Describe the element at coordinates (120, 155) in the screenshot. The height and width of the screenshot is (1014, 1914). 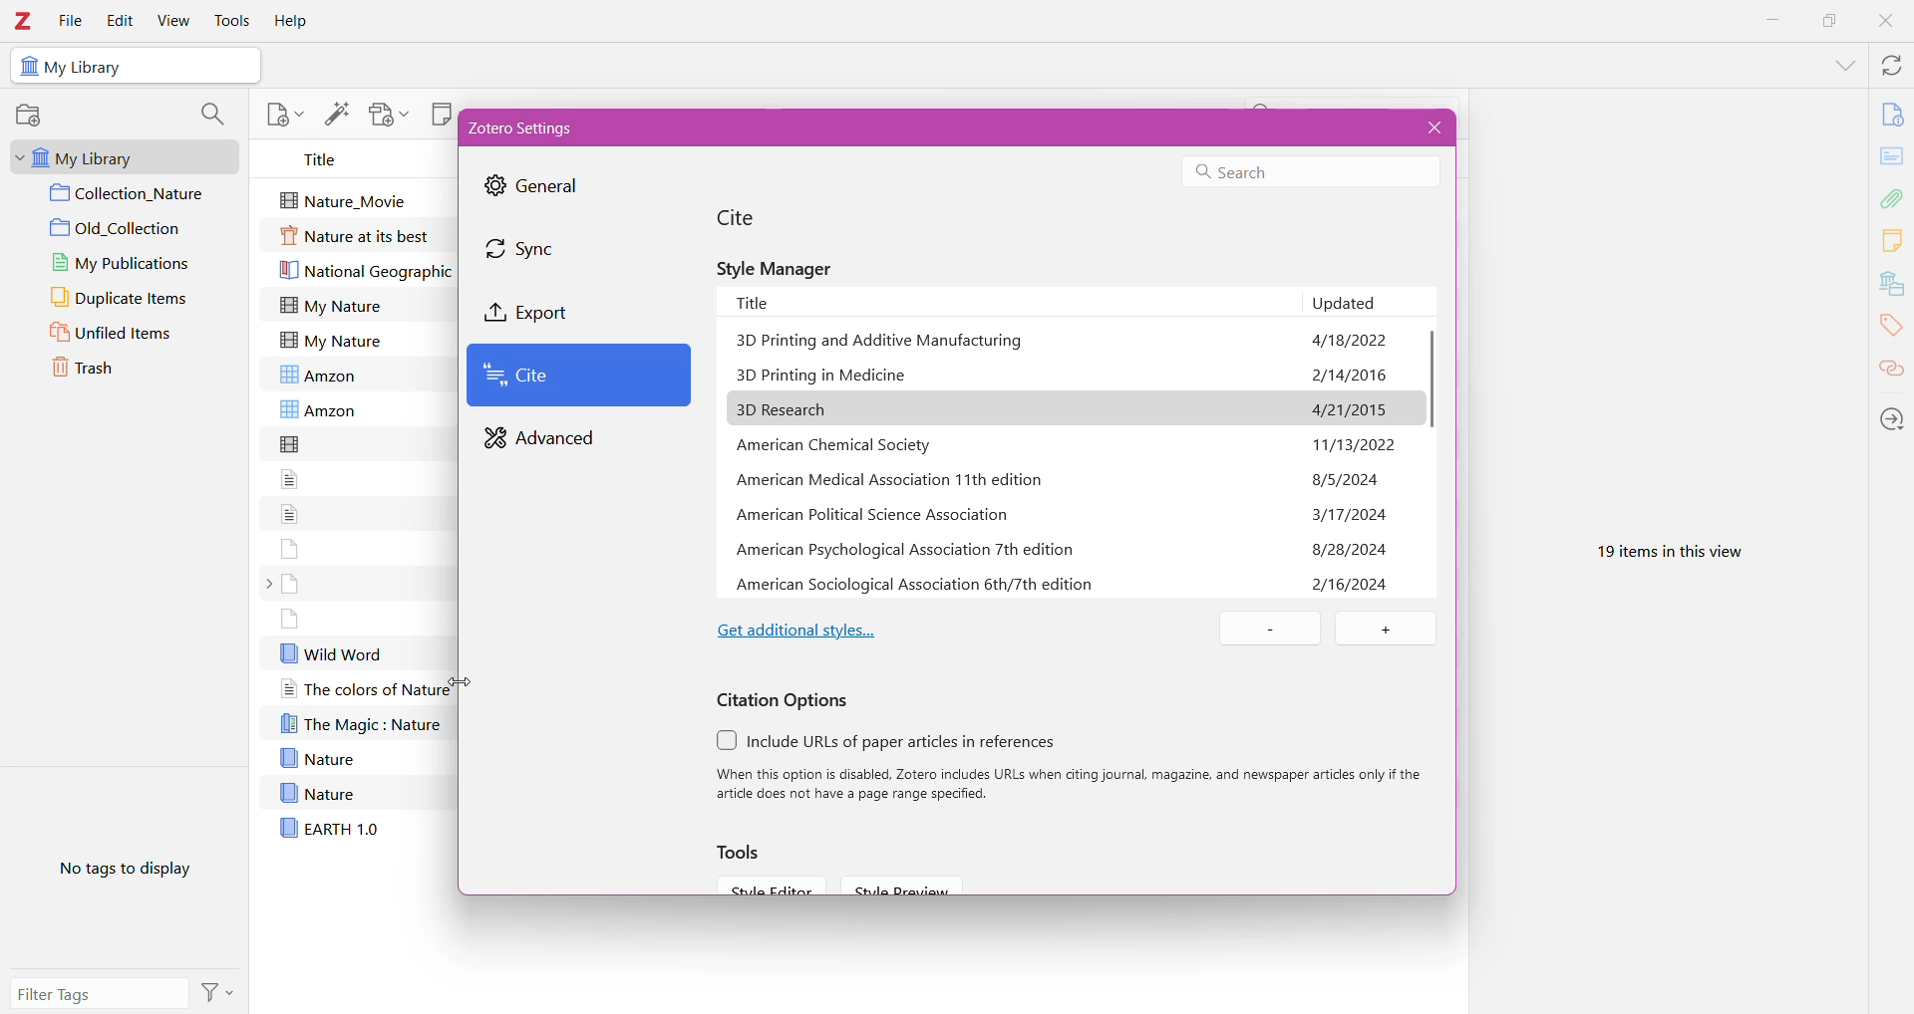
I see `My Library` at that location.